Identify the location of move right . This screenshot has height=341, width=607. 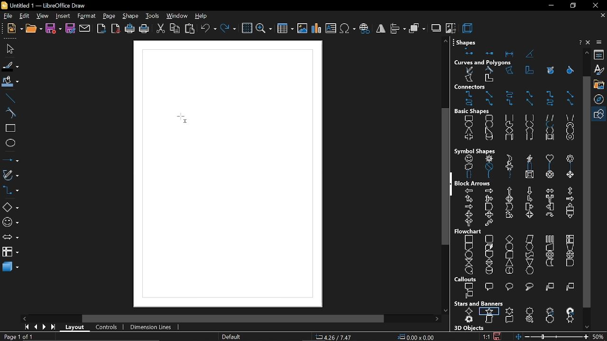
(439, 319).